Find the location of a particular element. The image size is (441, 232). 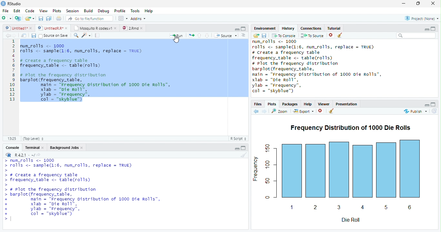

(Top Level) is located at coordinates (33, 139).